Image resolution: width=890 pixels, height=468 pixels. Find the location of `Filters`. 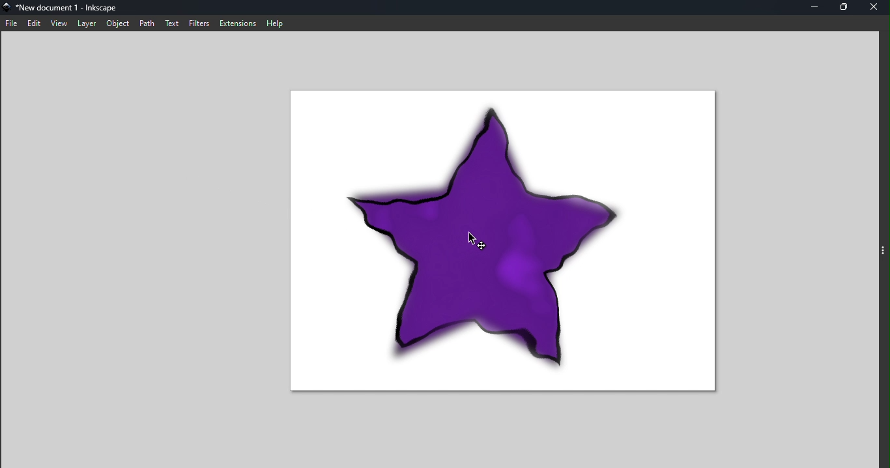

Filters is located at coordinates (198, 23).